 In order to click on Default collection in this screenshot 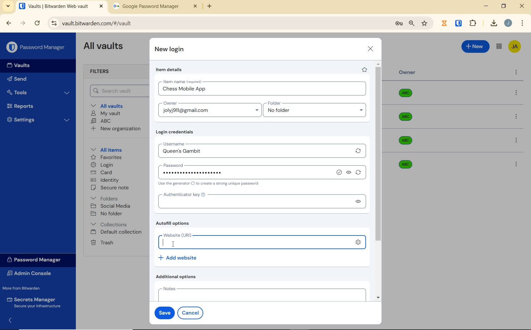, I will do `click(117, 232)`.